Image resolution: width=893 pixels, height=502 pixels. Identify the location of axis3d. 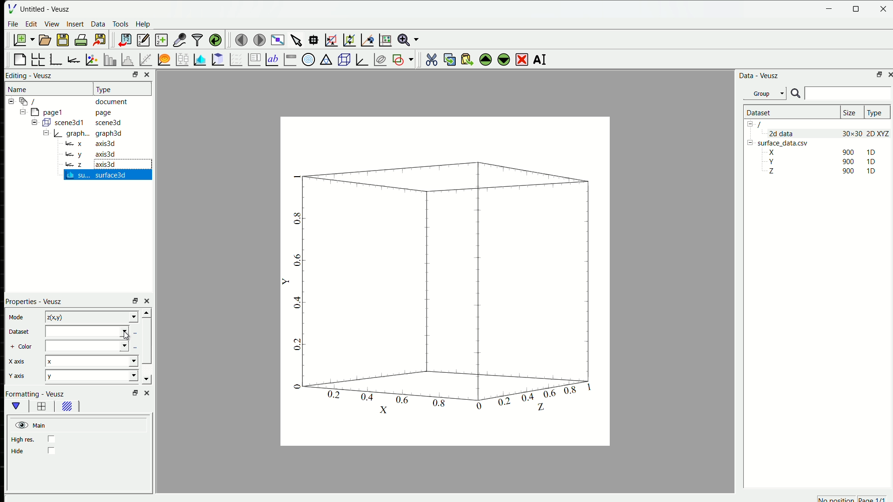
(105, 144).